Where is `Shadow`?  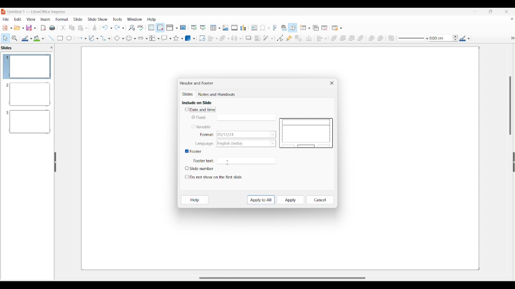 Shadow is located at coordinates (248, 38).